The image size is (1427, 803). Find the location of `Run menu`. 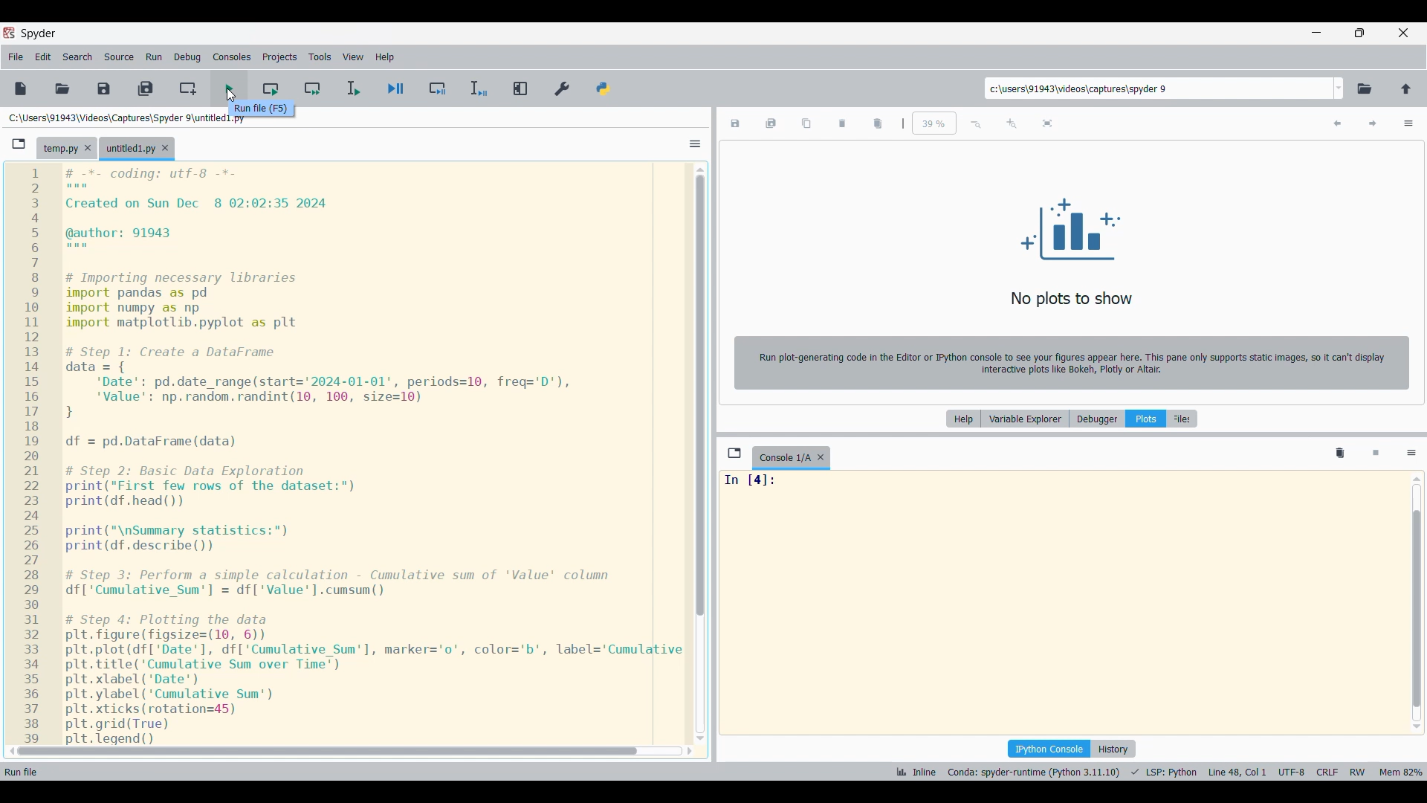

Run menu is located at coordinates (154, 57).